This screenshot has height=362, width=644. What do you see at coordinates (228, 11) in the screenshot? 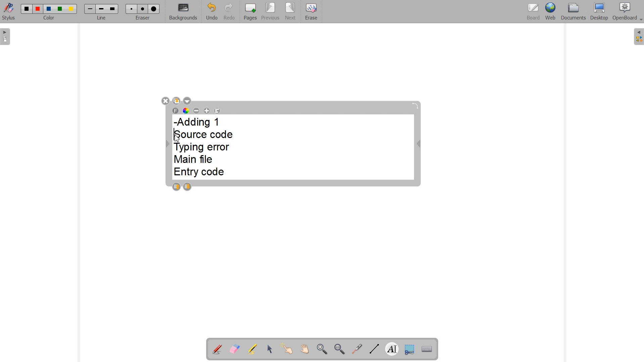
I see `Redo` at bounding box center [228, 11].